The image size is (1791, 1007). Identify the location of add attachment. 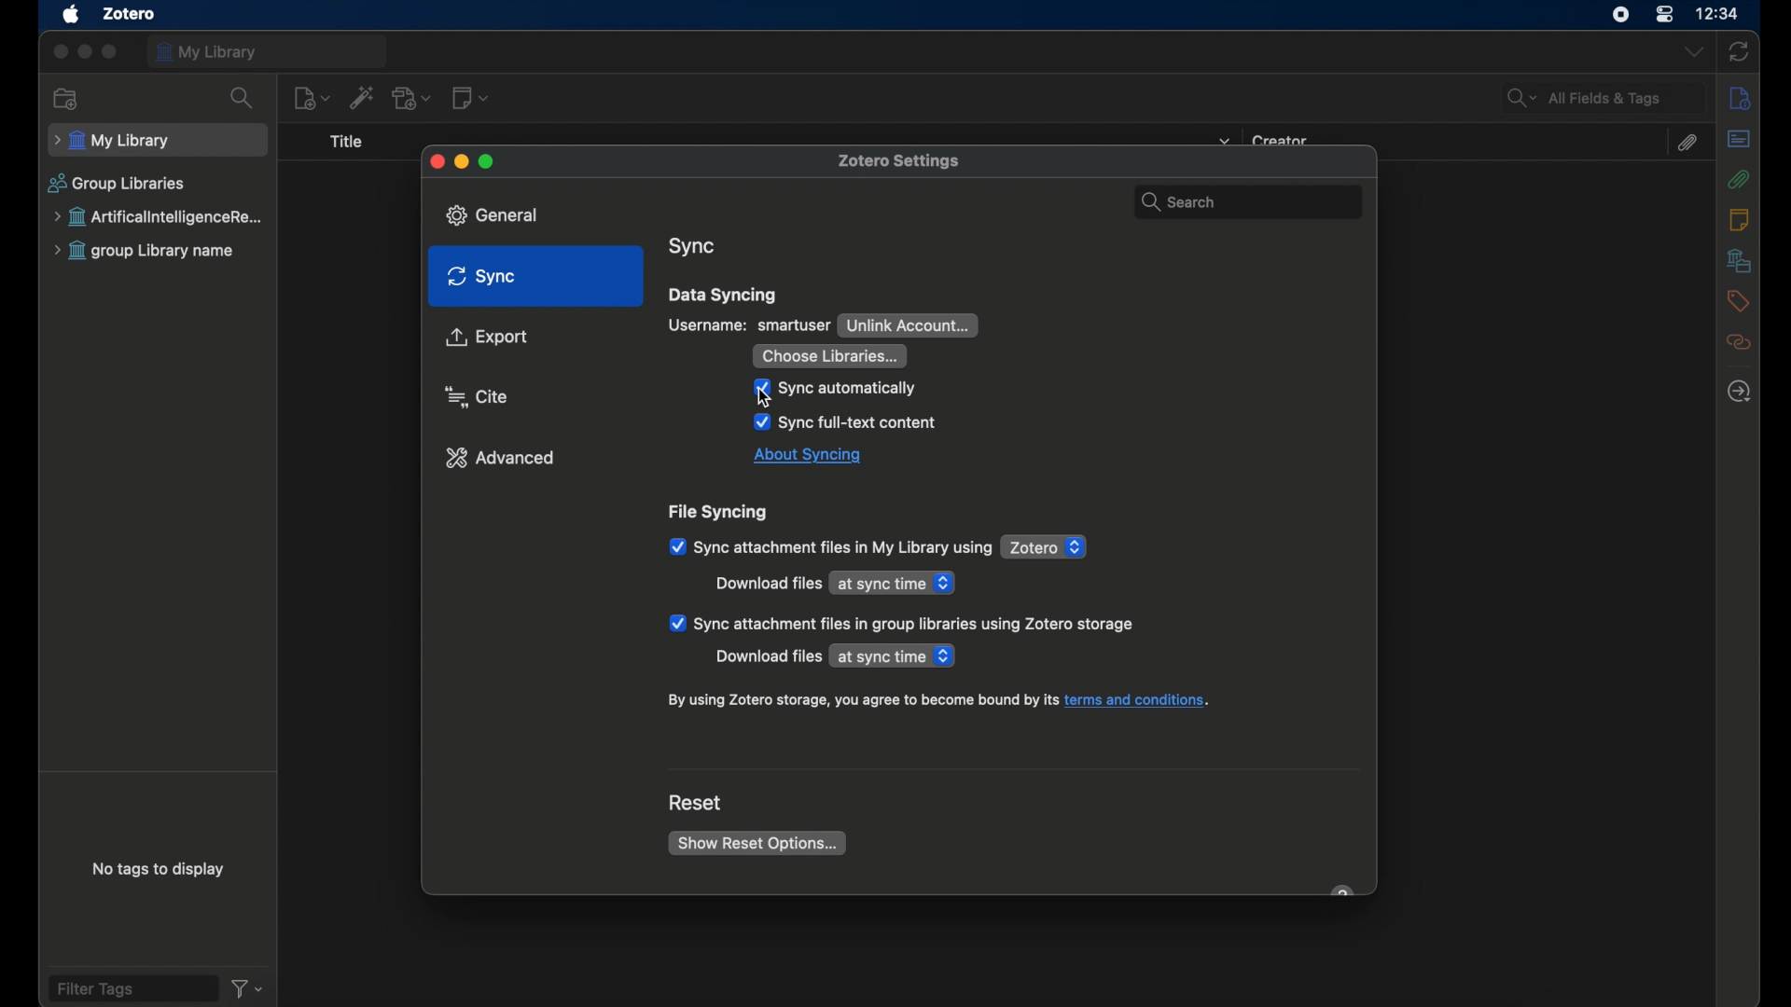
(413, 98).